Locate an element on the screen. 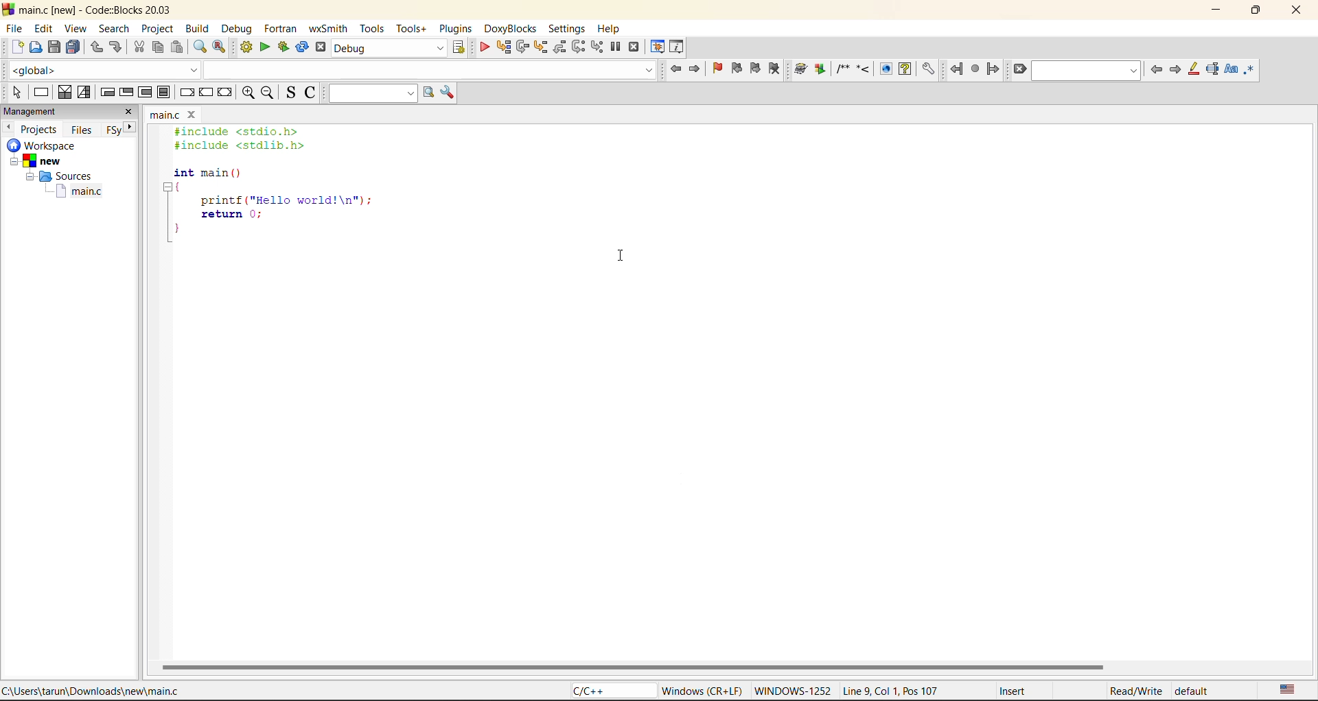  use regex is located at coordinates (1253, 69).